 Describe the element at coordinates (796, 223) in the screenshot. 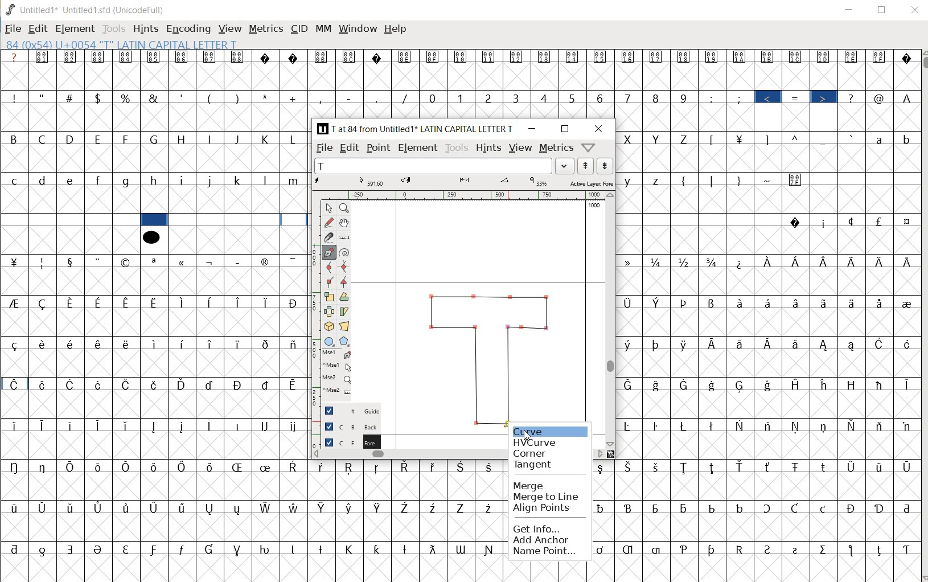

I see `Symbol` at that location.